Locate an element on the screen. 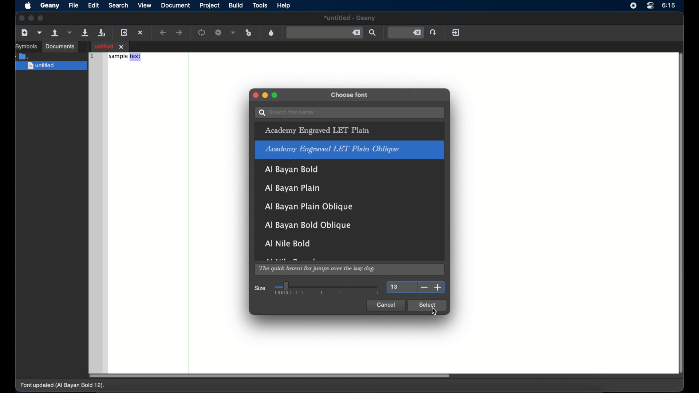 The width and height of the screenshot is (699, 393). search bar is located at coordinates (349, 113).